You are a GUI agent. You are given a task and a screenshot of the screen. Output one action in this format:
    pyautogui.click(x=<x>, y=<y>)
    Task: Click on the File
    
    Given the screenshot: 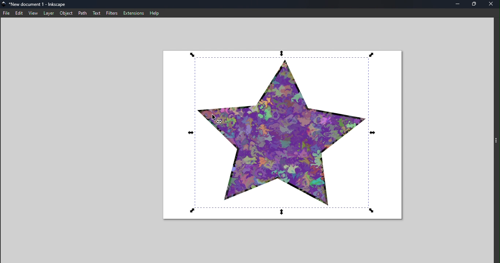 What is the action you would take?
    pyautogui.click(x=6, y=13)
    